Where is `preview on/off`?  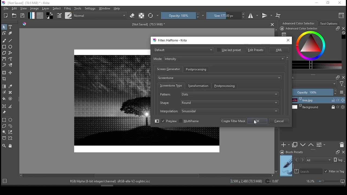
preview on/off is located at coordinates (169, 121).